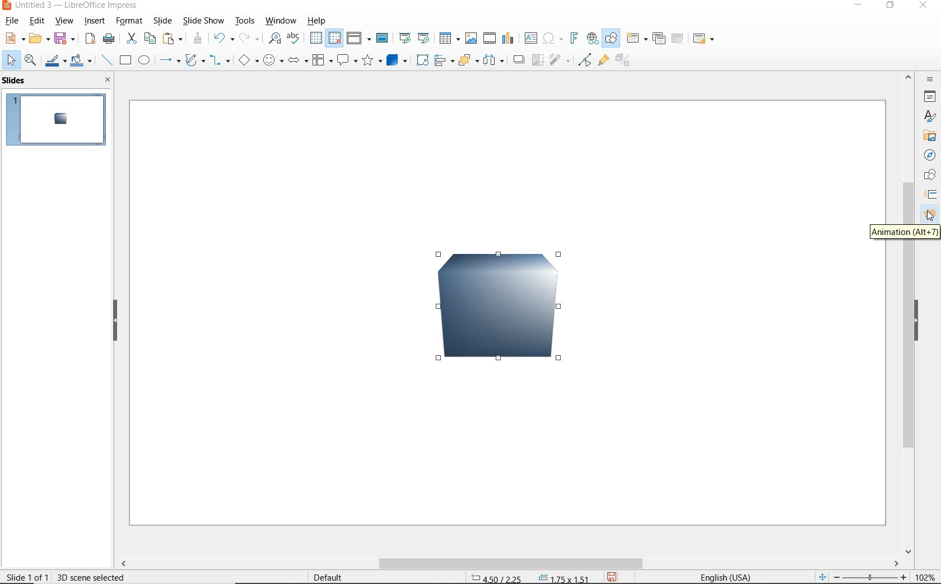 This screenshot has height=584, width=941. Describe the element at coordinates (247, 62) in the screenshot. I see `basic shapes` at that location.